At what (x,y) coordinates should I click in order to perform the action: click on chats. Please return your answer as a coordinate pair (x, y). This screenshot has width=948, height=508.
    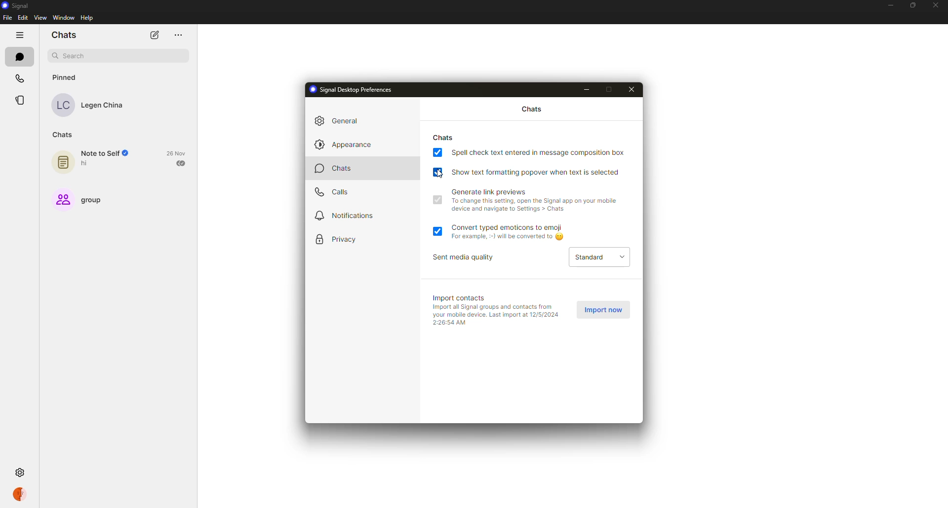
    Looking at the image, I should click on (18, 56).